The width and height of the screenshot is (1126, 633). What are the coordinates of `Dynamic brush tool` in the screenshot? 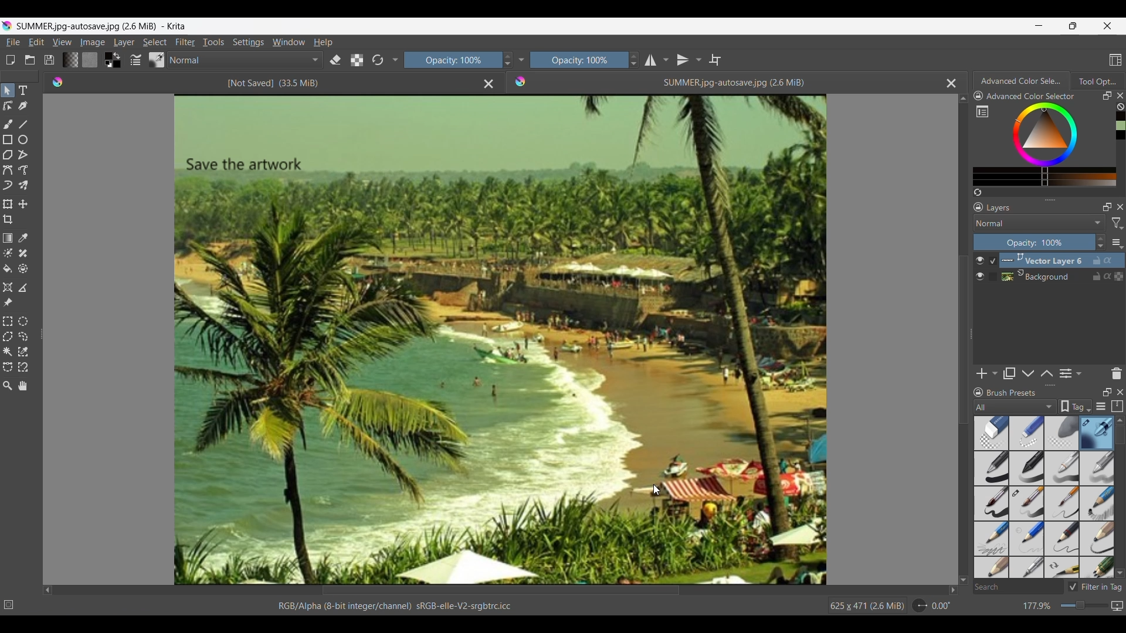 It's located at (8, 185).